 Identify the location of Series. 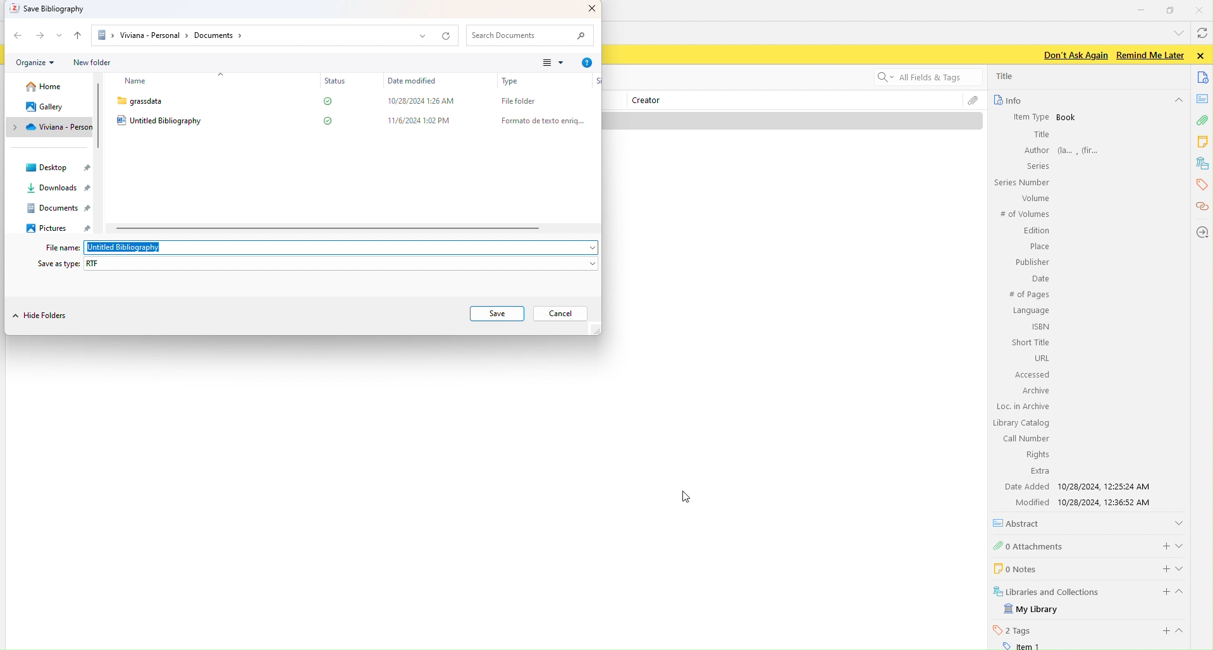
(1036, 166).